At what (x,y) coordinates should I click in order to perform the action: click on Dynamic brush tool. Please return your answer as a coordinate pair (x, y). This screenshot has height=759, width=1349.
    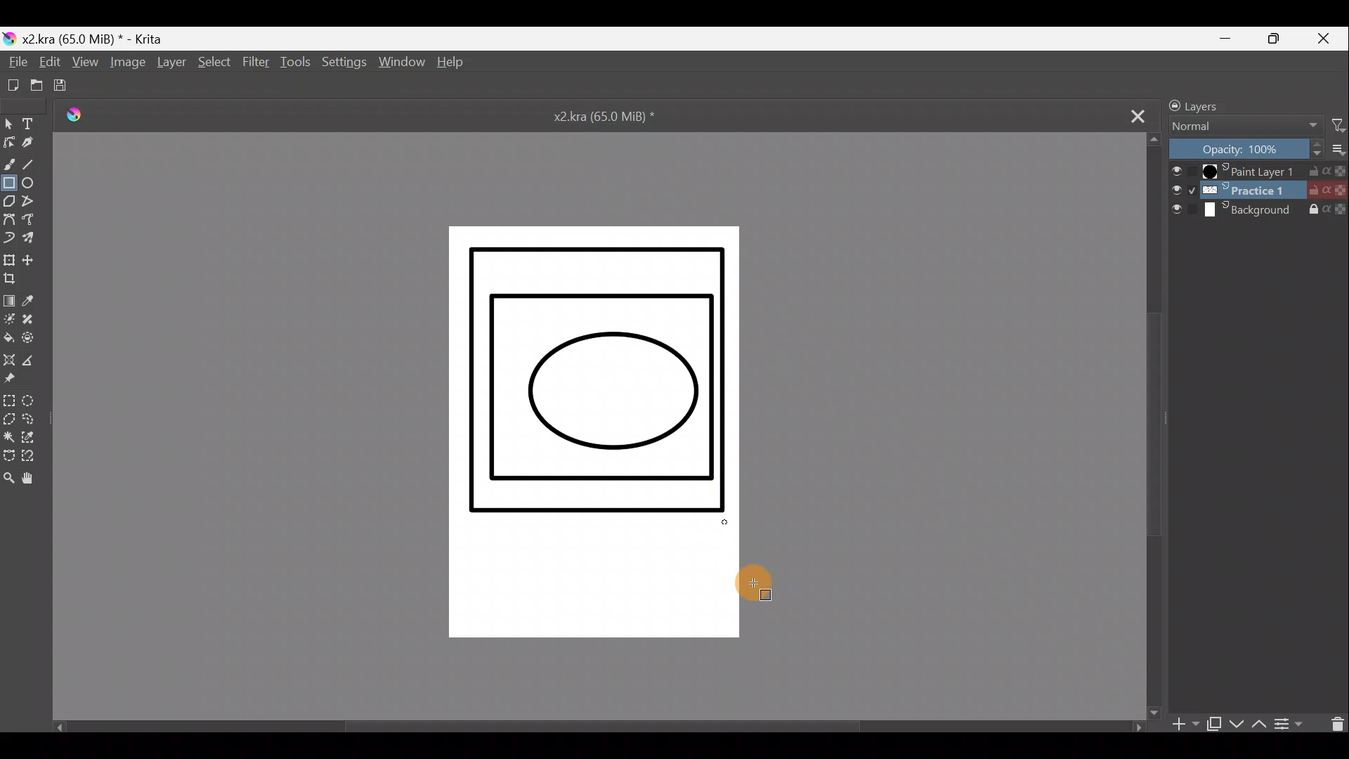
    Looking at the image, I should click on (9, 238).